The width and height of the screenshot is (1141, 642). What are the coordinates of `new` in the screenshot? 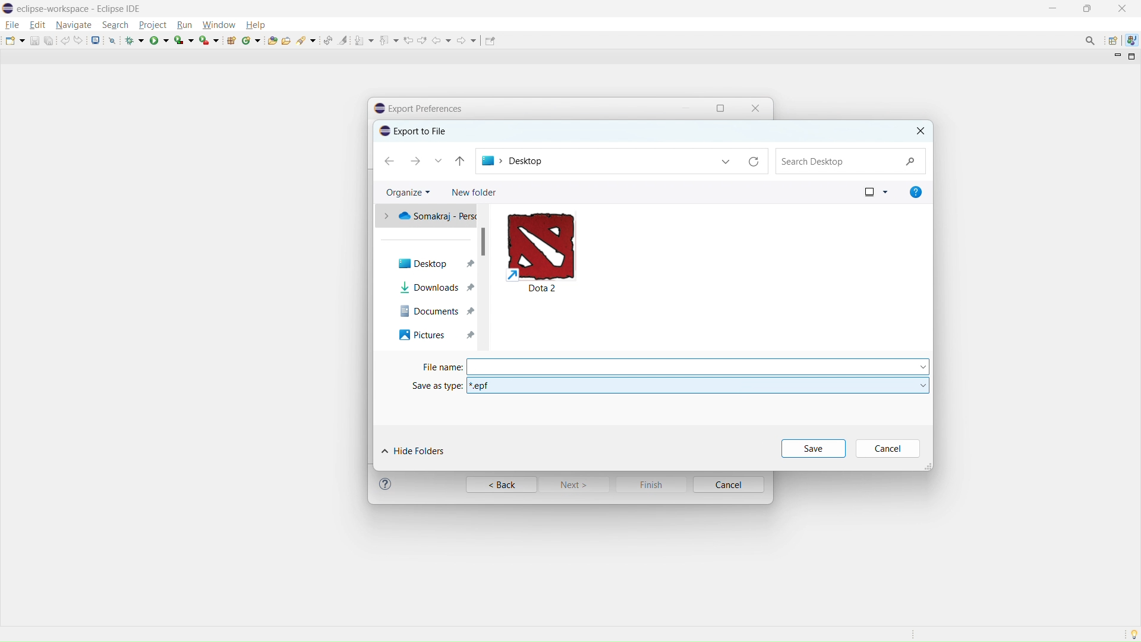 It's located at (15, 40).